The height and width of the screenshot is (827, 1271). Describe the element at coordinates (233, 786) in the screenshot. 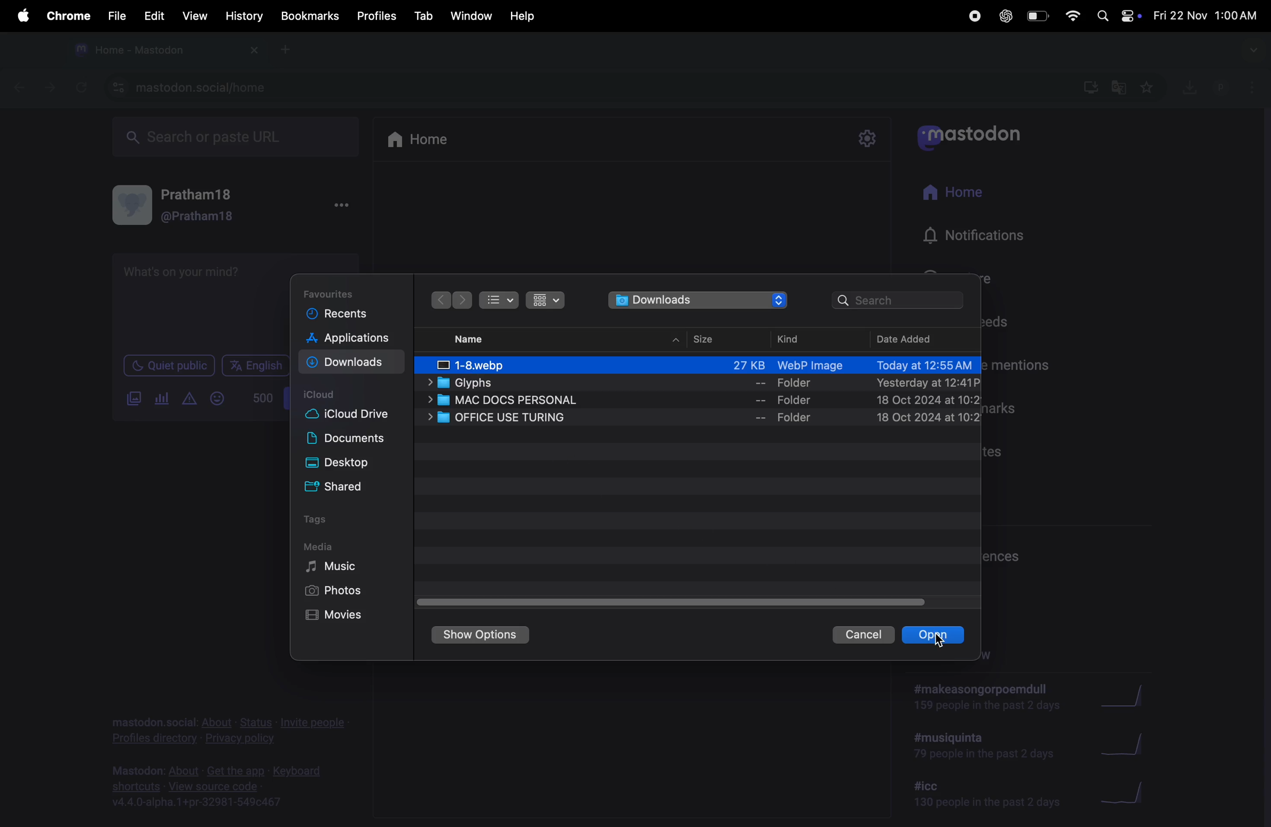

I see `source code` at that location.